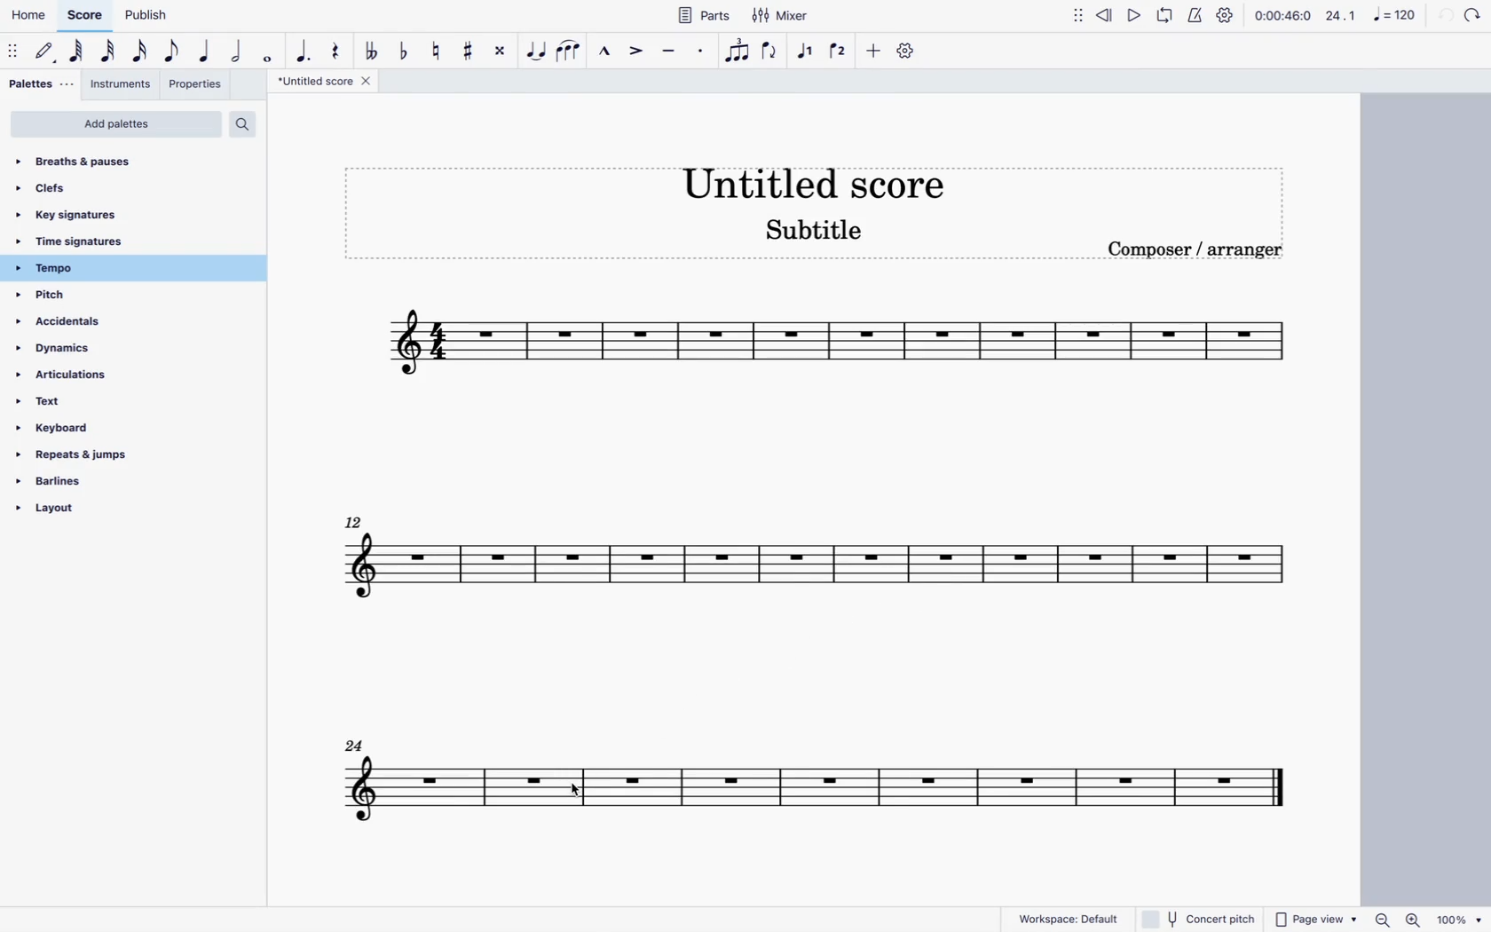 The image size is (1491, 932). I want to click on tie, so click(535, 50).